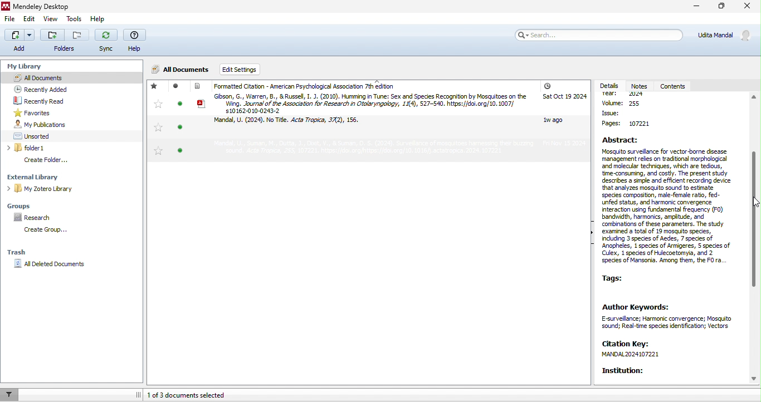 This screenshot has width=761, height=402. Describe the element at coordinates (671, 315) in the screenshot. I see `author keyboards` at that location.